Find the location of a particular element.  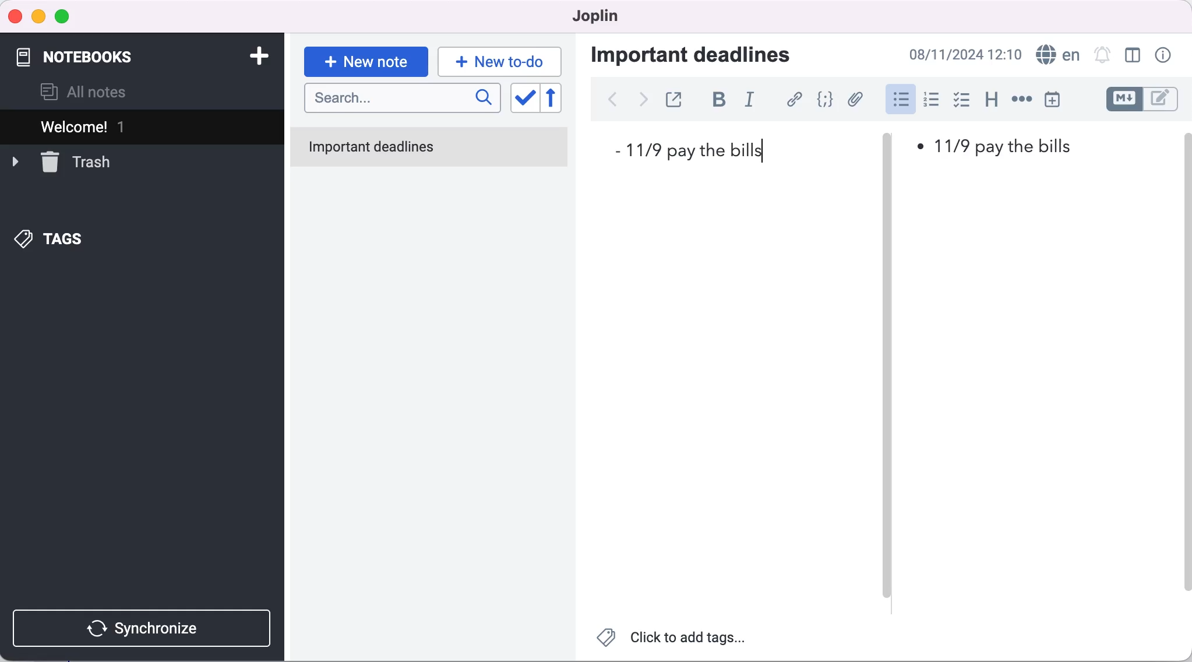

new note is located at coordinates (366, 58).